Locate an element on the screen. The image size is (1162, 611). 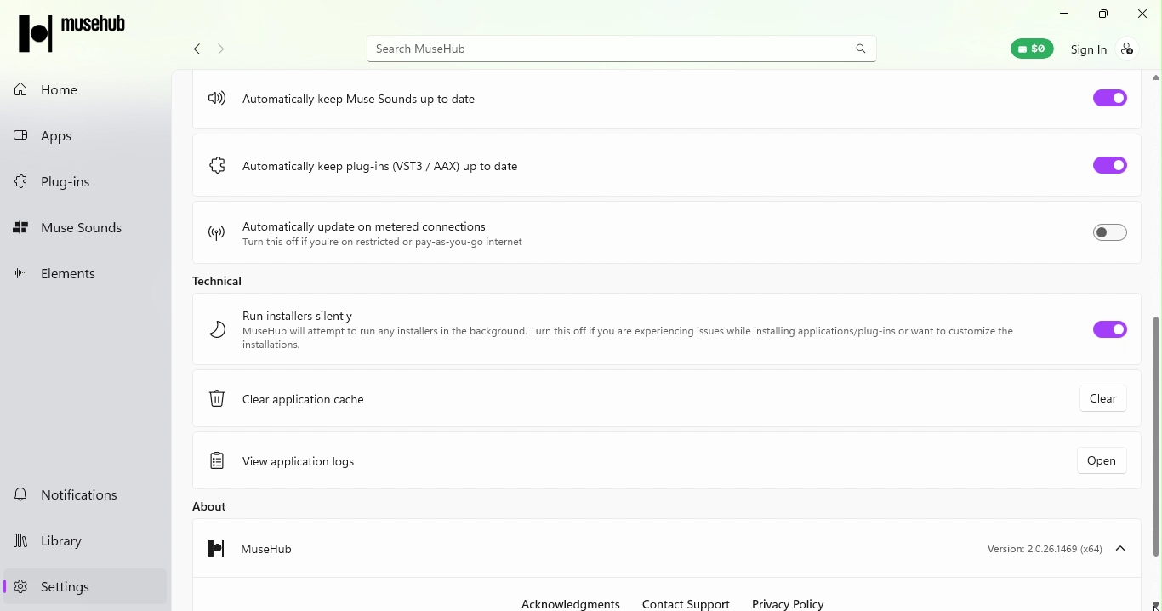
Toggle Automatically keep plug-ins (VST3/AAX) up to date is located at coordinates (1102, 162).